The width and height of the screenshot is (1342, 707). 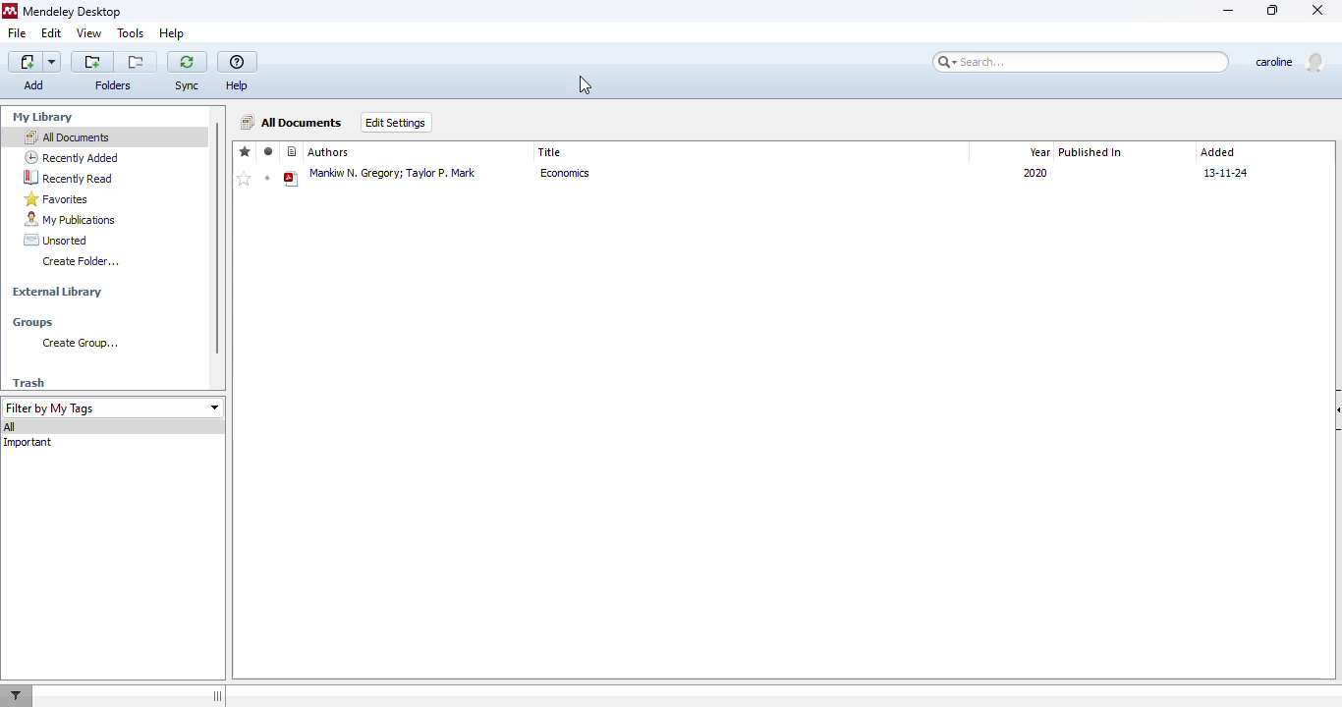 I want to click on remove the current folder, so click(x=136, y=62).